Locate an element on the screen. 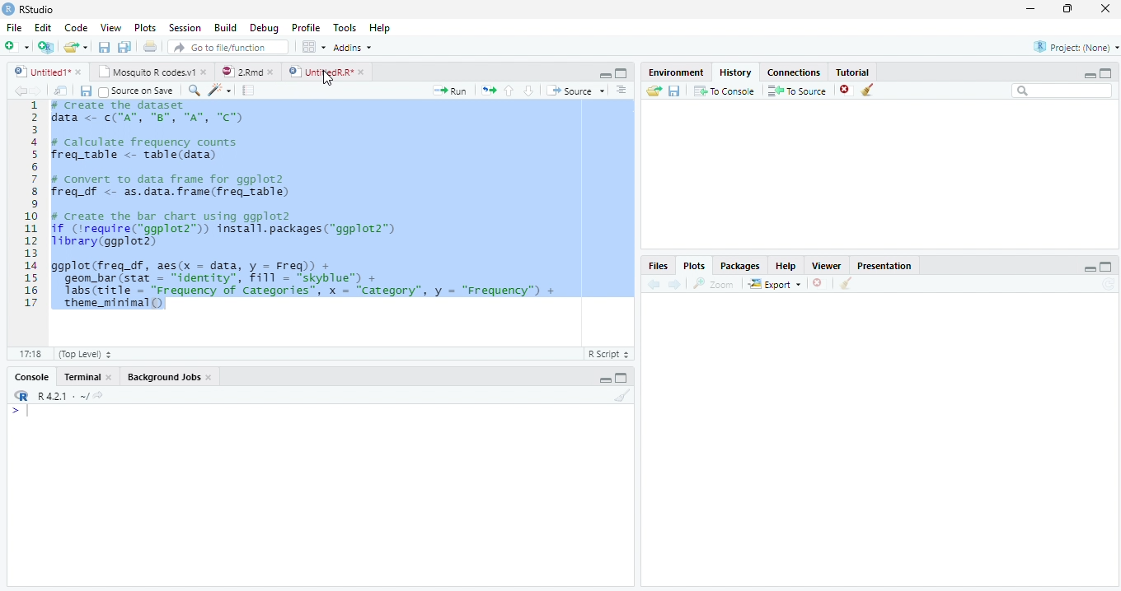  Minimize is located at coordinates (605, 379).